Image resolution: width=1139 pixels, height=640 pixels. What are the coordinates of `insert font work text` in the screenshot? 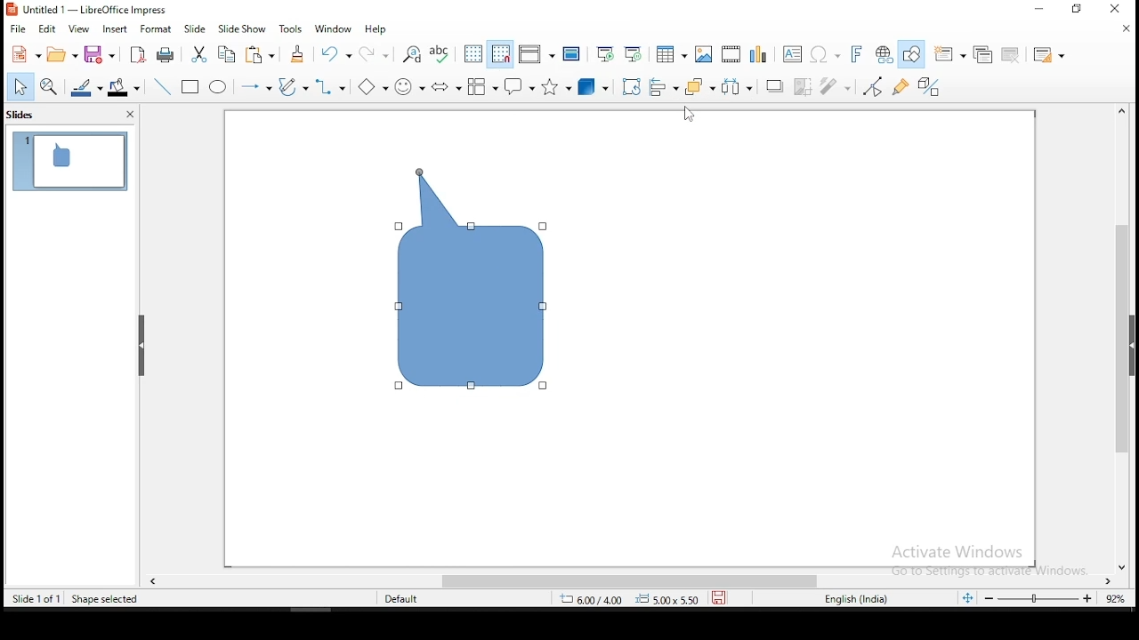 It's located at (857, 53).